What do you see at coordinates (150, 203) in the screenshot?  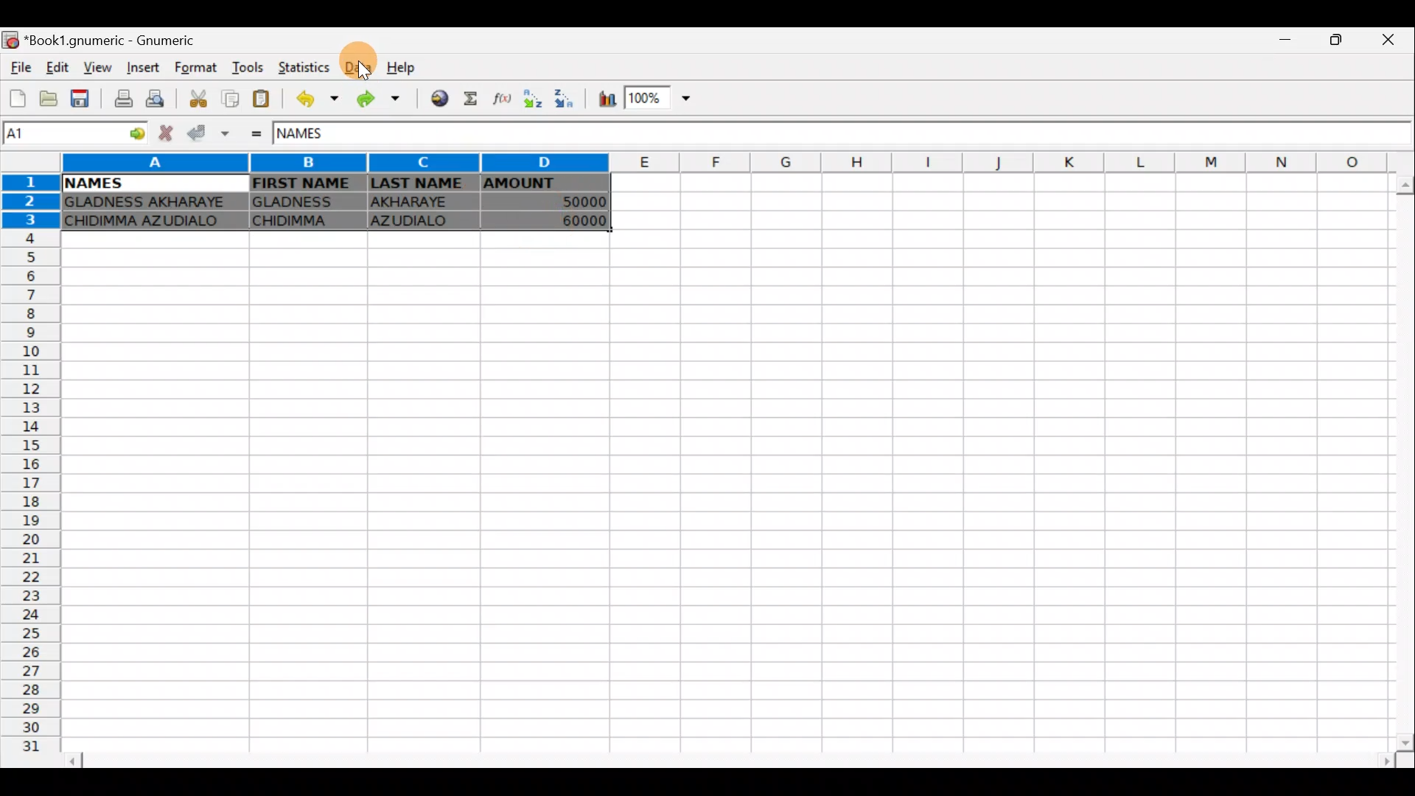 I see `GLADNESS AKHARAYE` at bounding box center [150, 203].